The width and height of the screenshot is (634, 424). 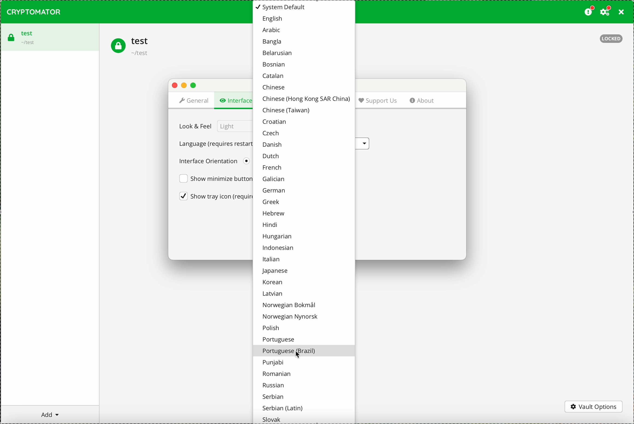 I want to click on hungarian, so click(x=281, y=237).